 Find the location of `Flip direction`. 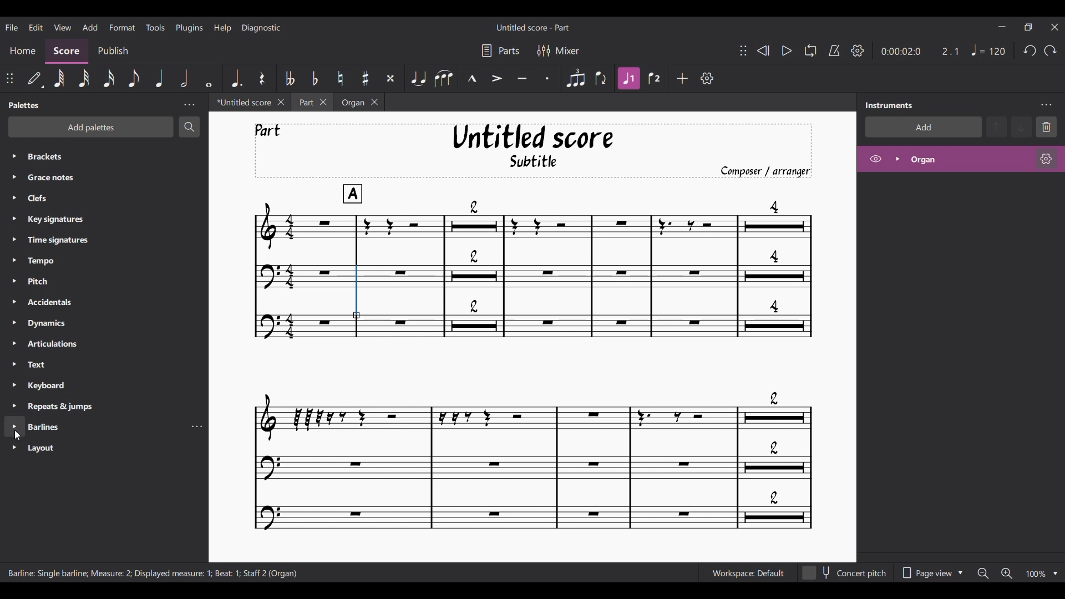

Flip direction is located at coordinates (601, 78).